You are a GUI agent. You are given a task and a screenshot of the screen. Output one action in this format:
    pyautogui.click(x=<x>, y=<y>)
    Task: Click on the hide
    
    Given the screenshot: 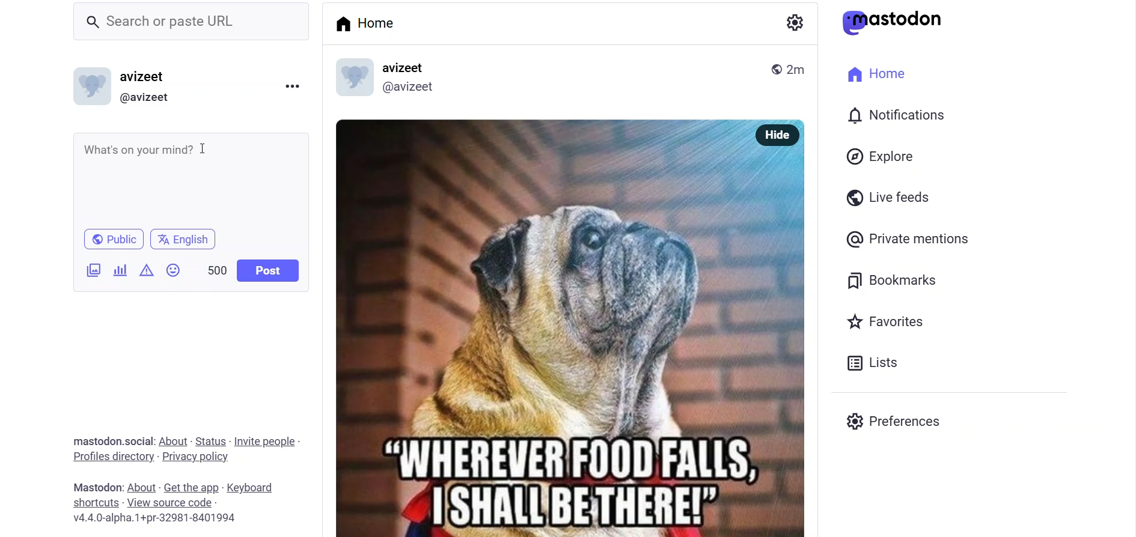 What is the action you would take?
    pyautogui.click(x=775, y=133)
    